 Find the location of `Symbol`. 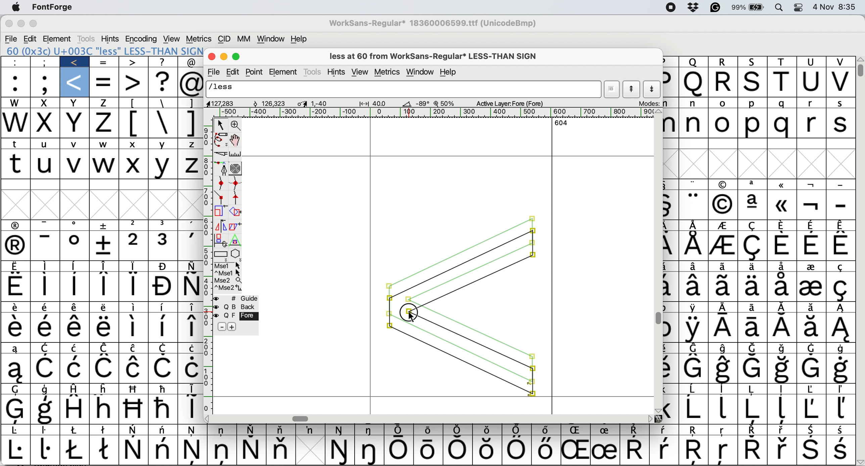

Symbol is located at coordinates (103, 286).